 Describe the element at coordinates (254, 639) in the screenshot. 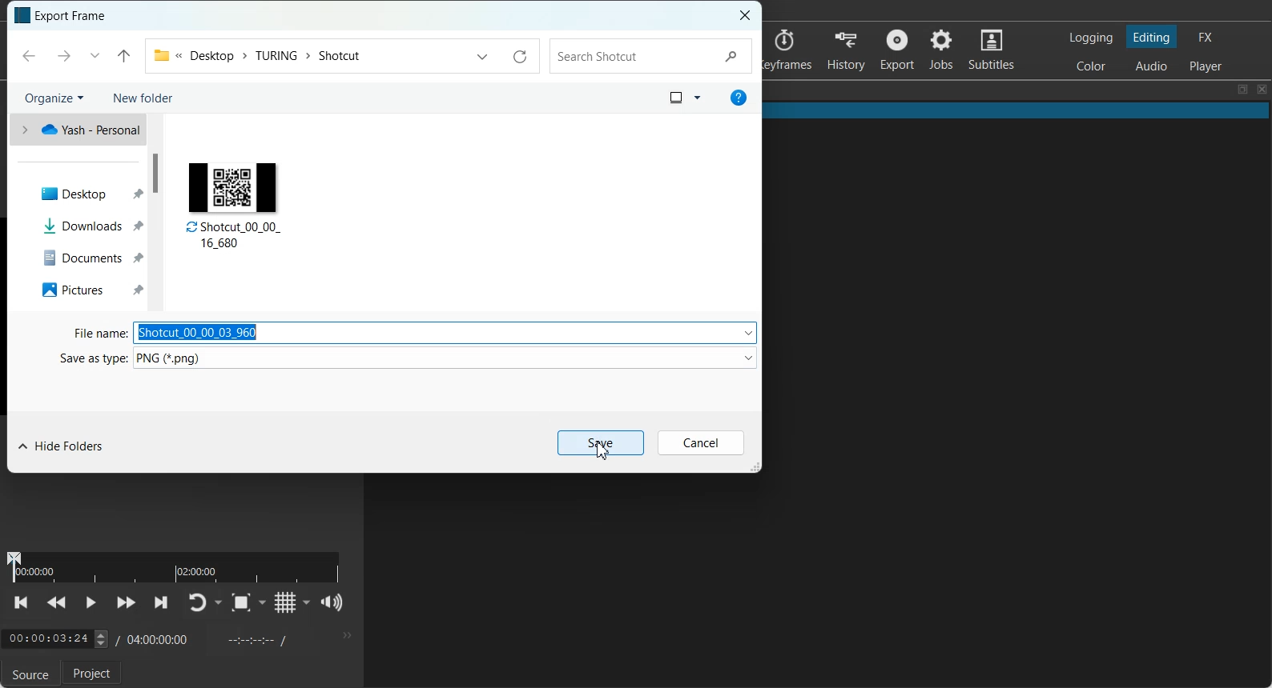

I see `In point` at that location.